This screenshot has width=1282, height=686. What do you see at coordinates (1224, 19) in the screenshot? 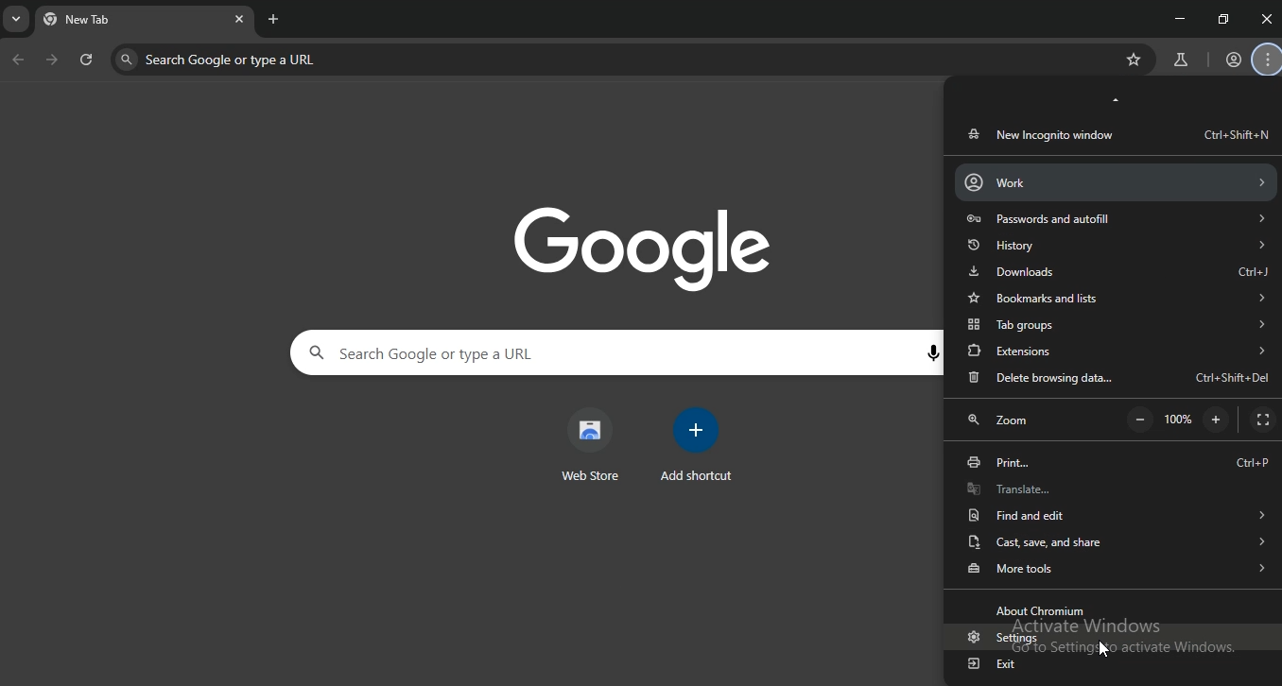
I see `restore windows` at bounding box center [1224, 19].